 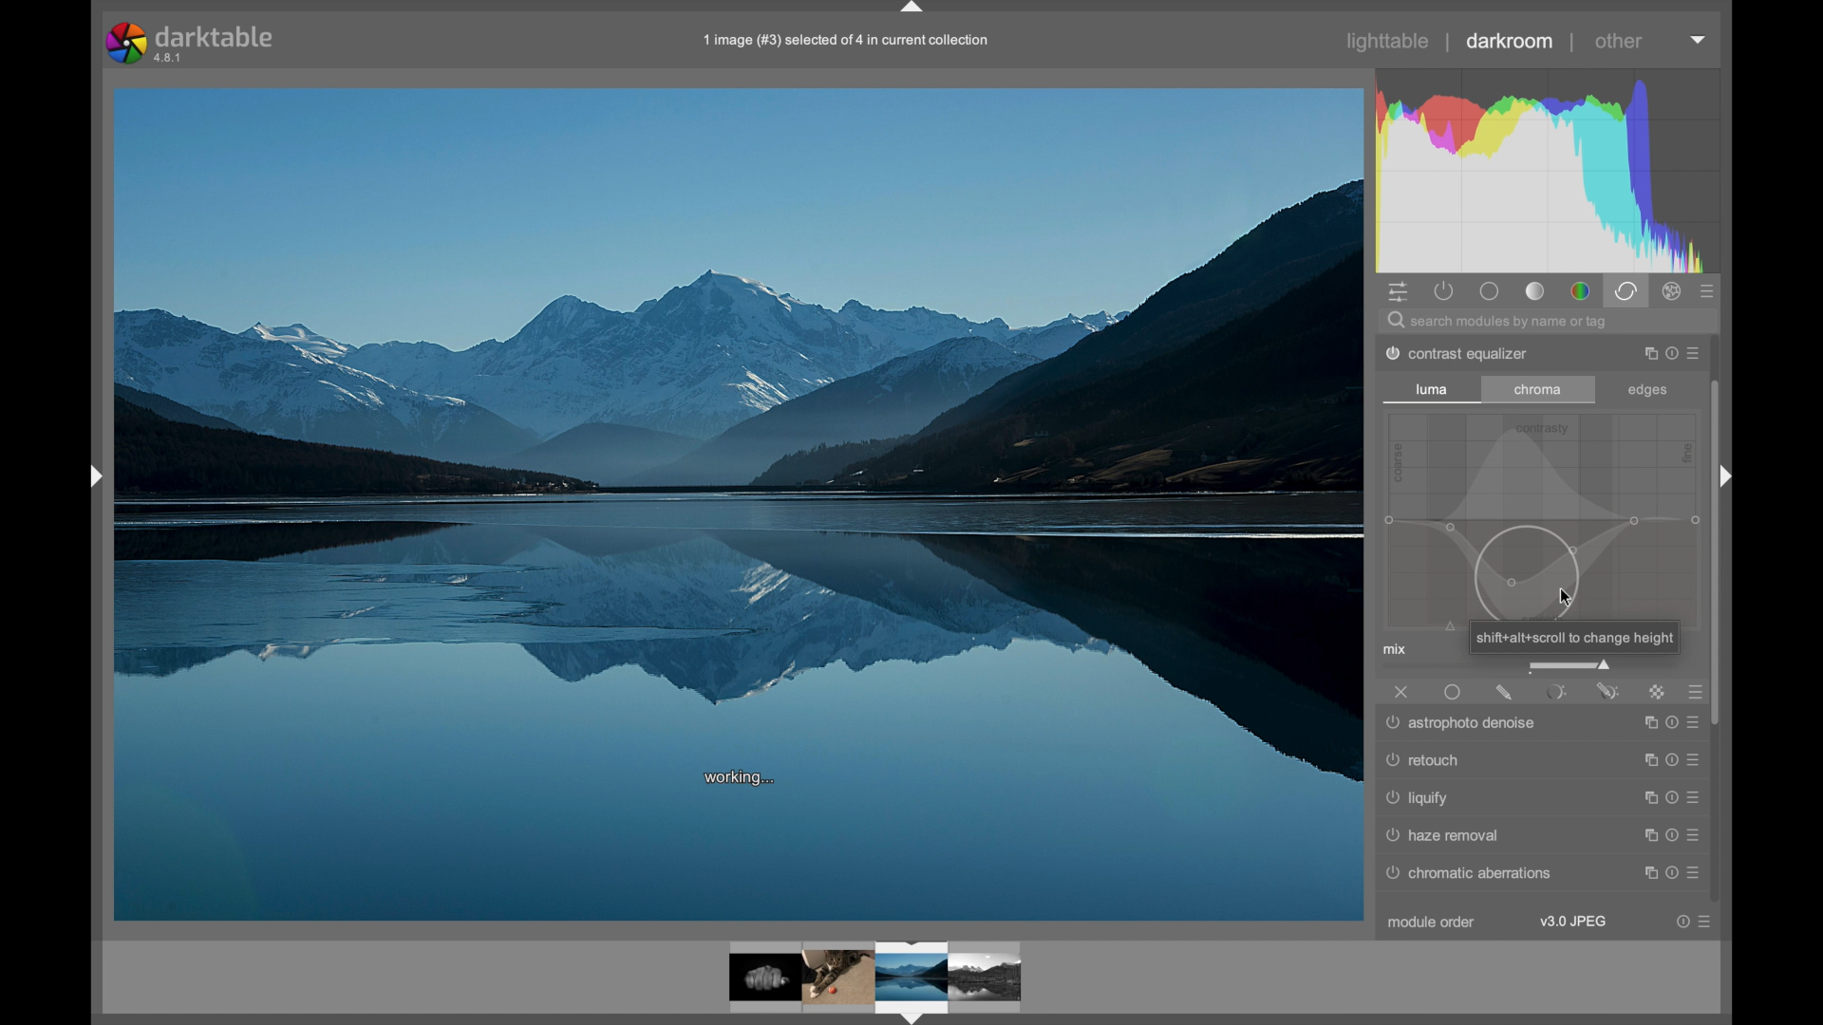 What do you see at coordinates (1400, 291) in the screenshot?
I see `quick  access  panel` at bounding box center [1400, 291].